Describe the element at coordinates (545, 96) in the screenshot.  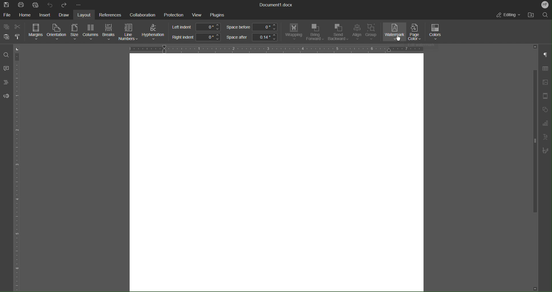
I see `Page Template` at that location.